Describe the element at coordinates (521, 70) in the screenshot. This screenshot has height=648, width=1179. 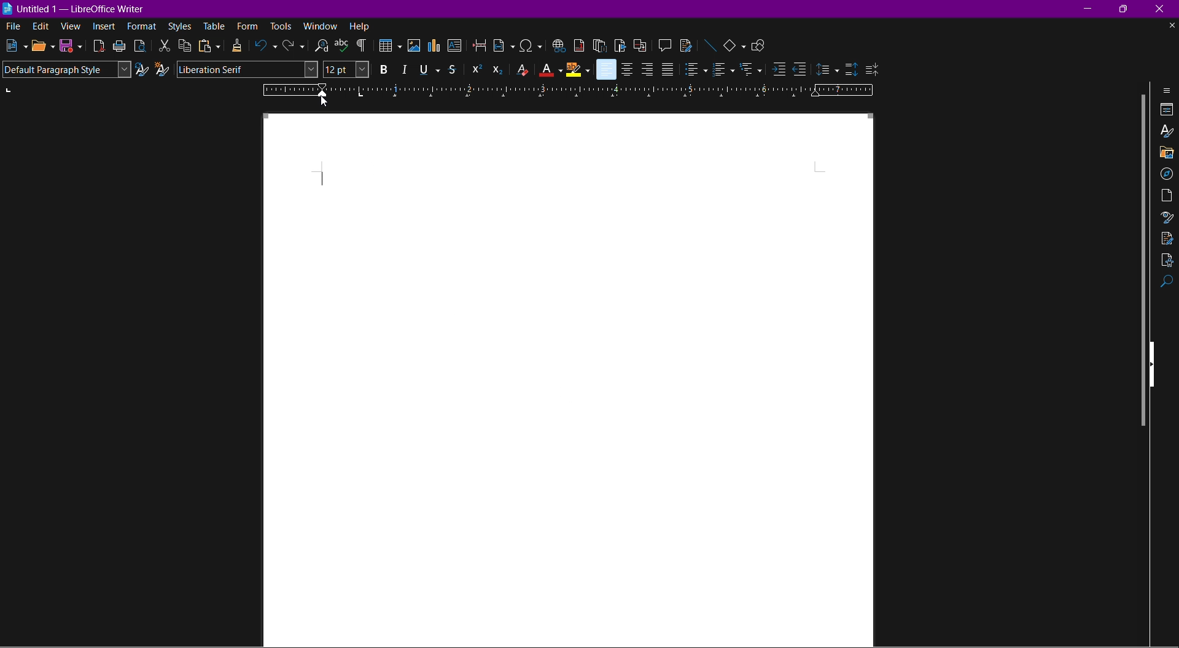
I see `Clear Direct Formatting` at that location.